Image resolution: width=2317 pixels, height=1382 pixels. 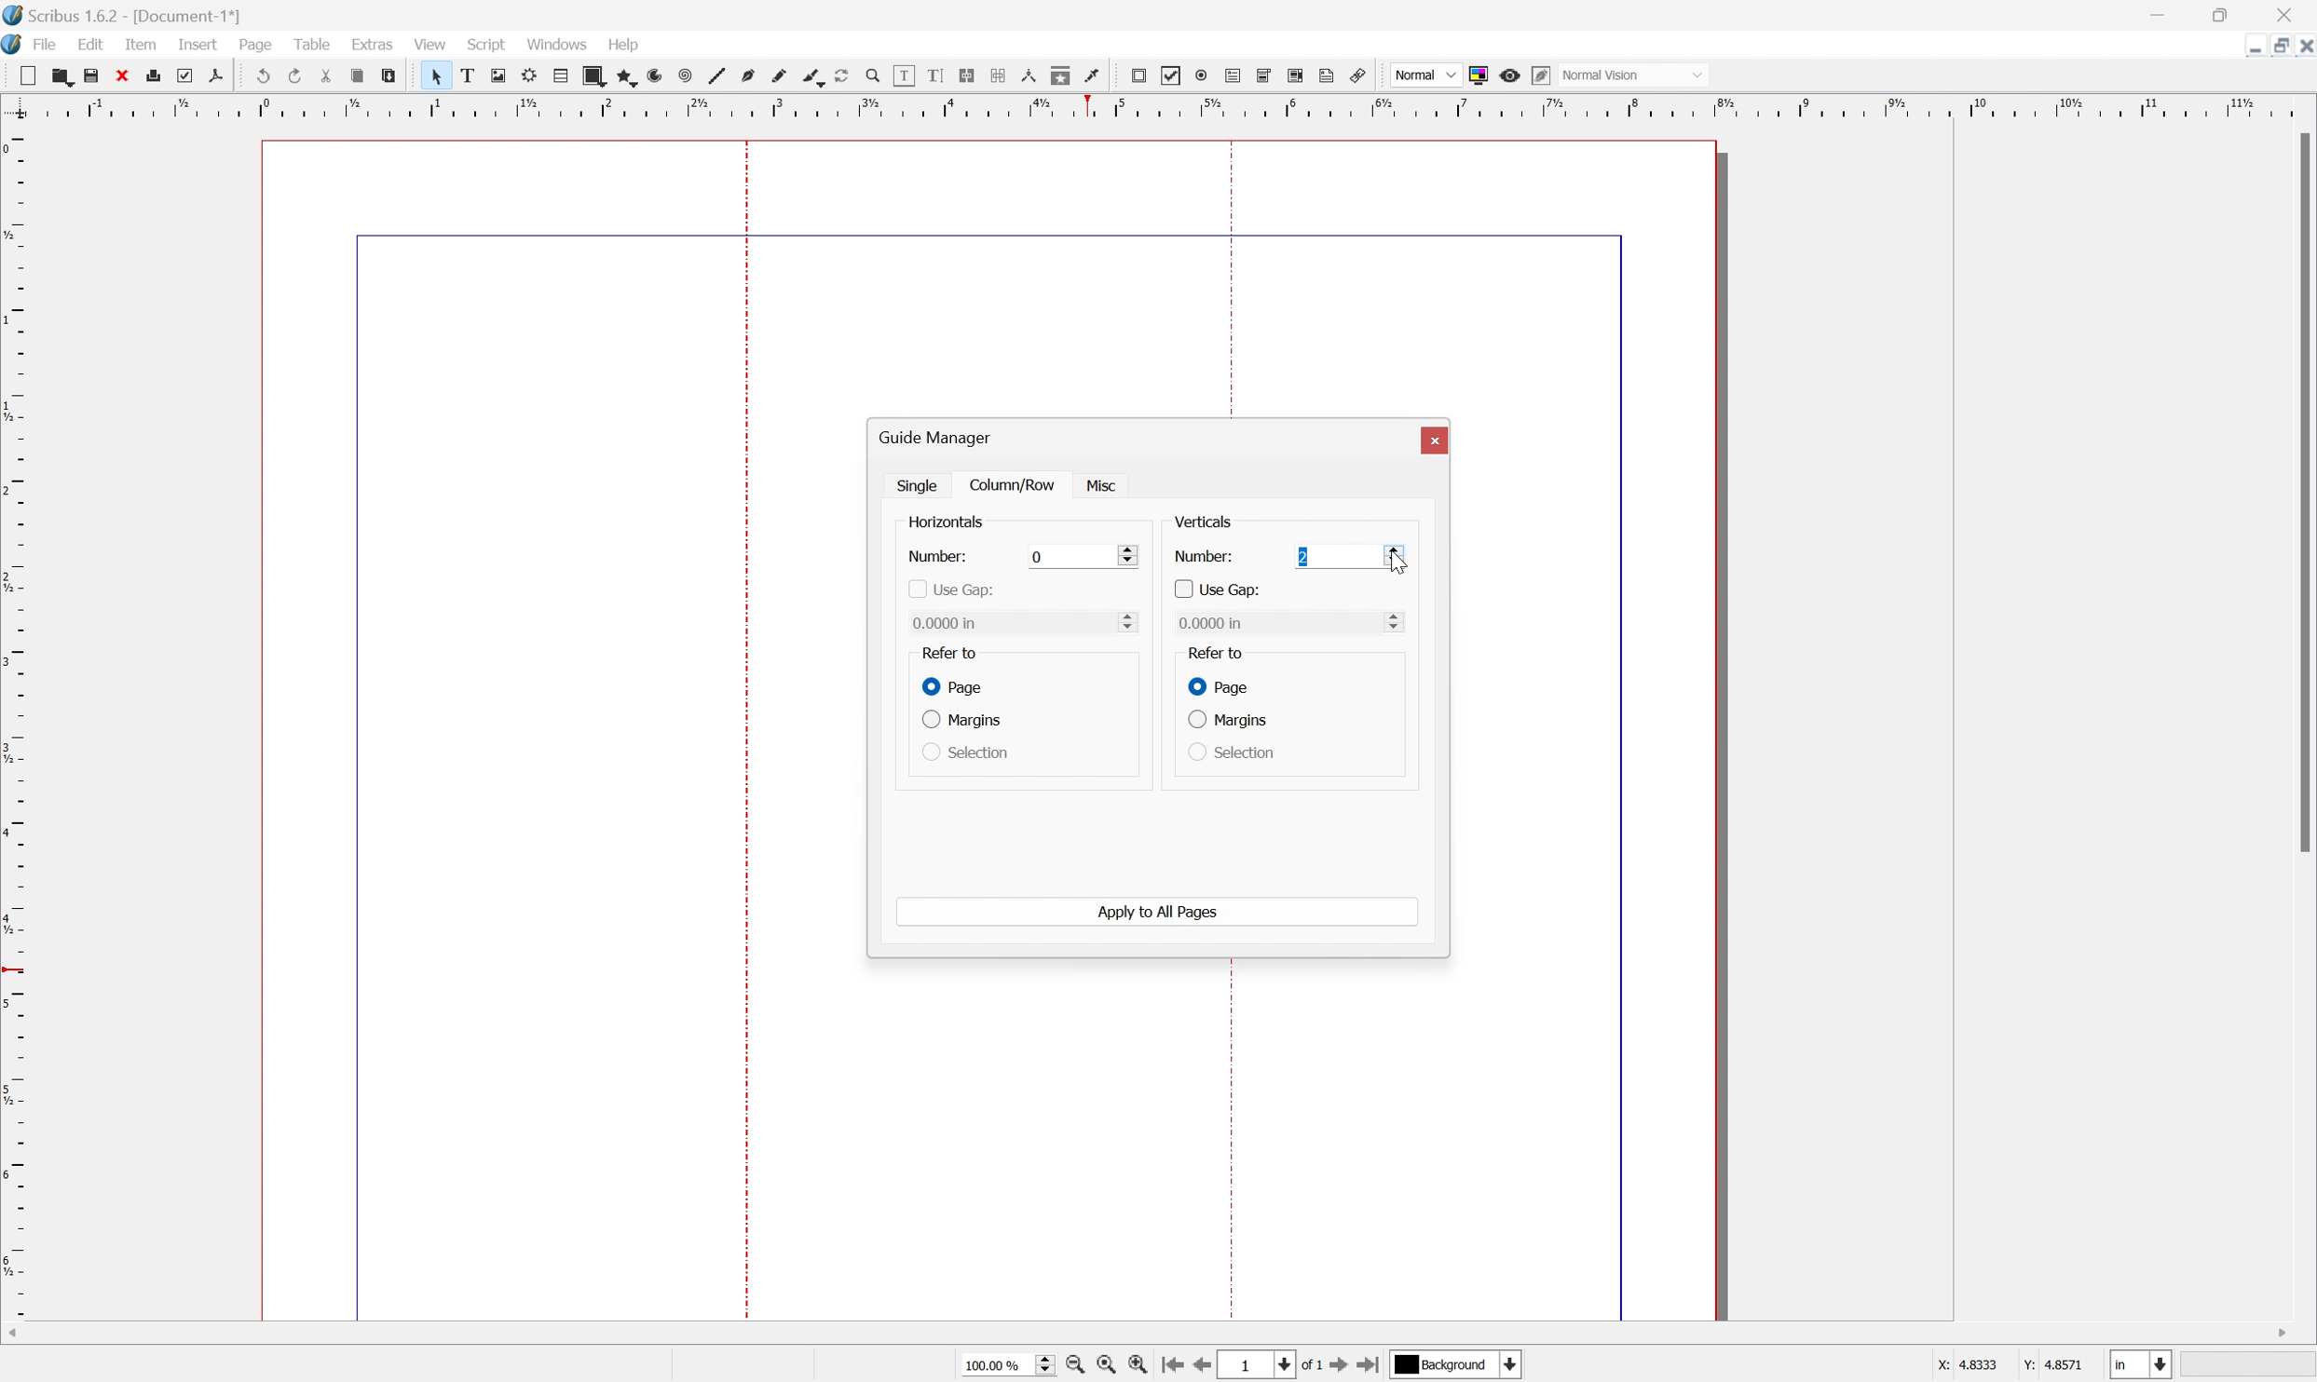 I want to click on select current page, so click(x=1269, y=1366).